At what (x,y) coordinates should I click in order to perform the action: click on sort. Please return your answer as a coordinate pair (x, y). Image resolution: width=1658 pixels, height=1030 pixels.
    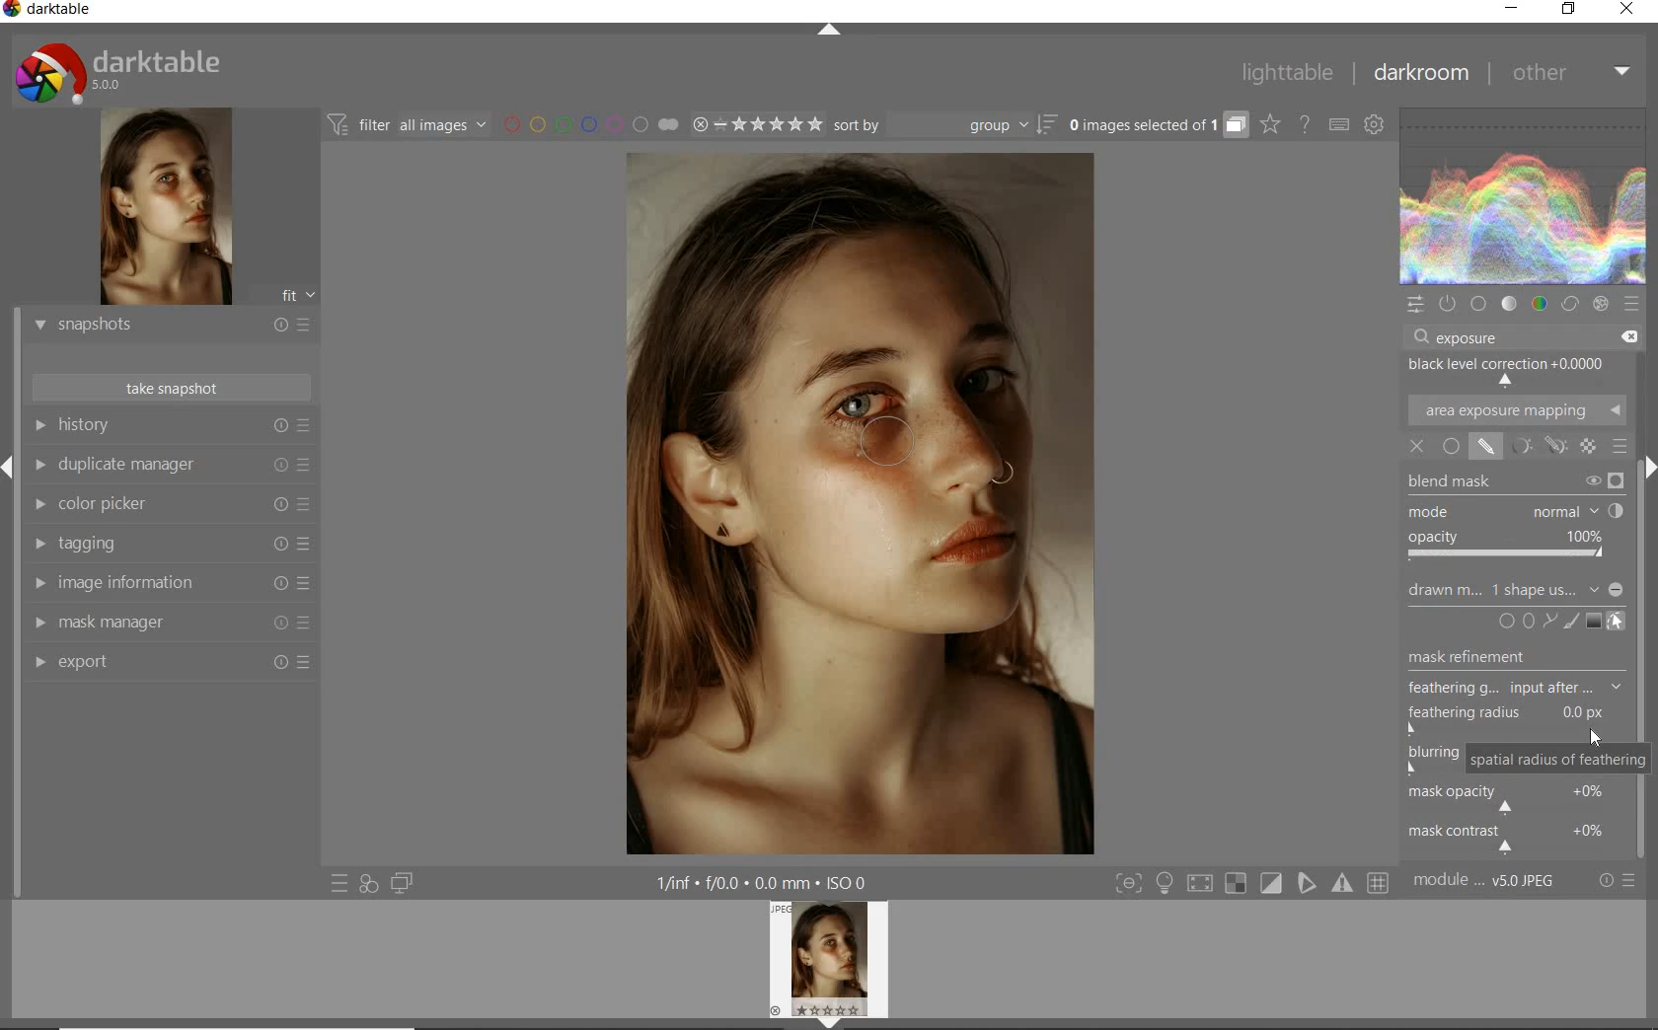
    Looking at the image, I should click on (945, 124).